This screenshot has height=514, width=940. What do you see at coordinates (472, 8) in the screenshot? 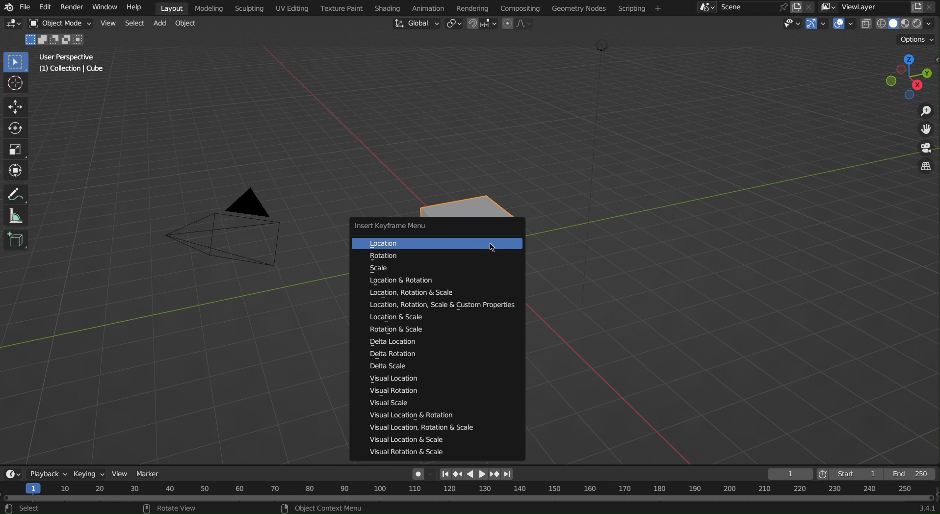
I see `Rendering` at bounding box center [472, 8].